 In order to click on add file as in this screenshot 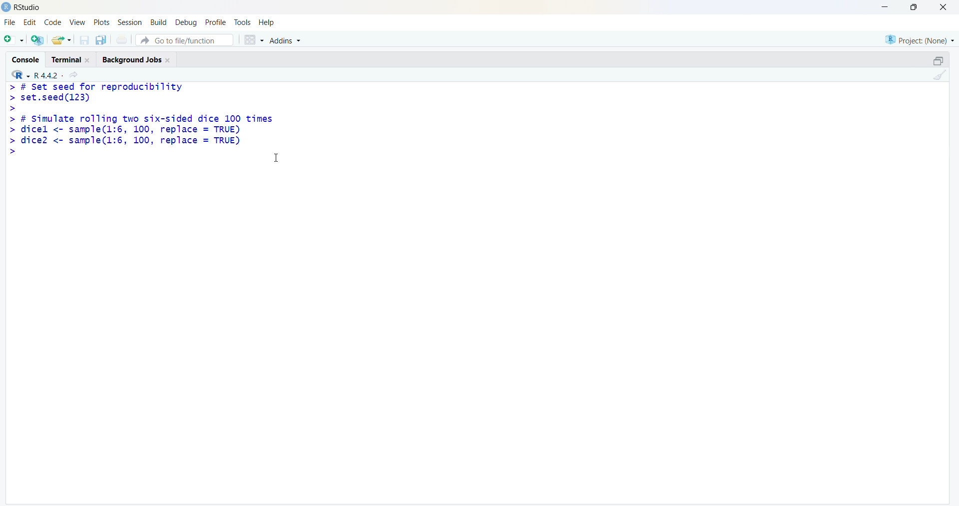, I will do `click(14, 40)`.